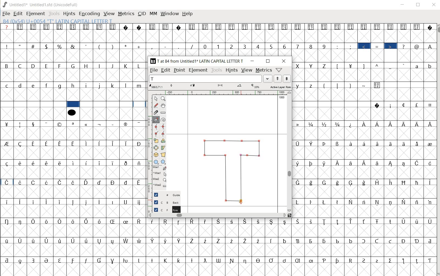  Describe the element at coordinates (153, 46) in the screenshot. I see `,` at that location.